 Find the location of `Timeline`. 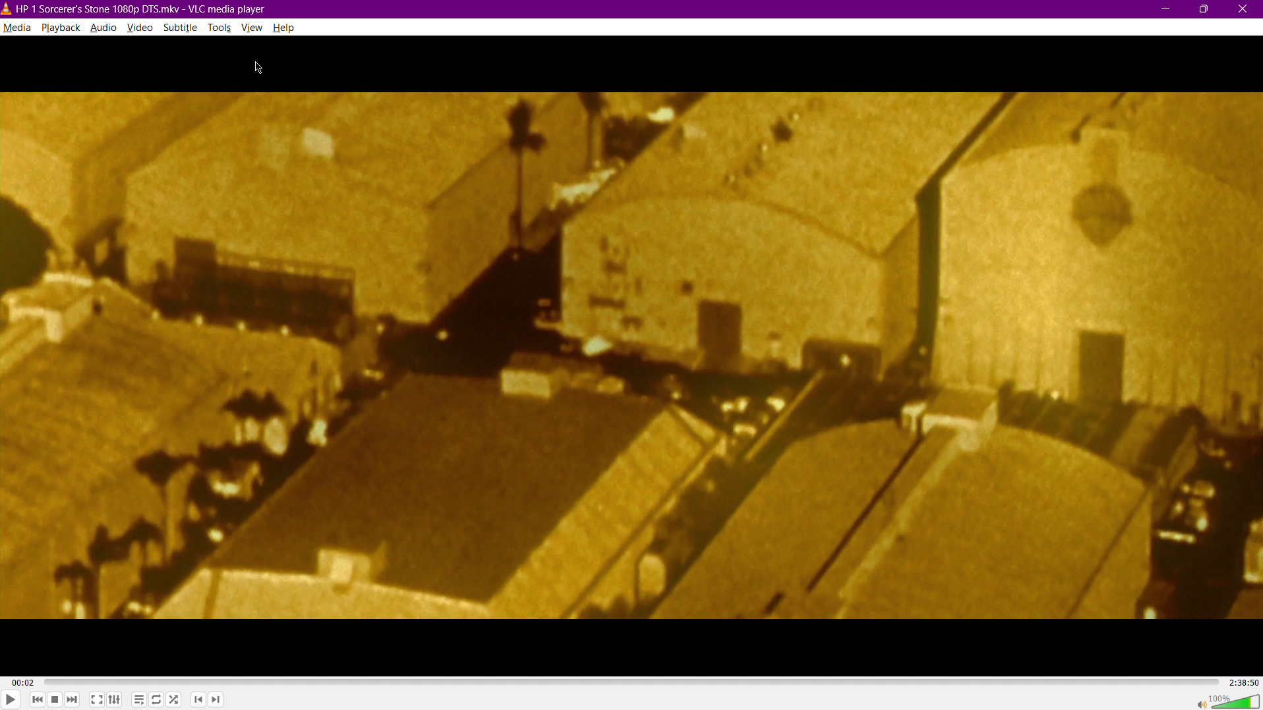

Timeline is located at coordinates (630, 682).